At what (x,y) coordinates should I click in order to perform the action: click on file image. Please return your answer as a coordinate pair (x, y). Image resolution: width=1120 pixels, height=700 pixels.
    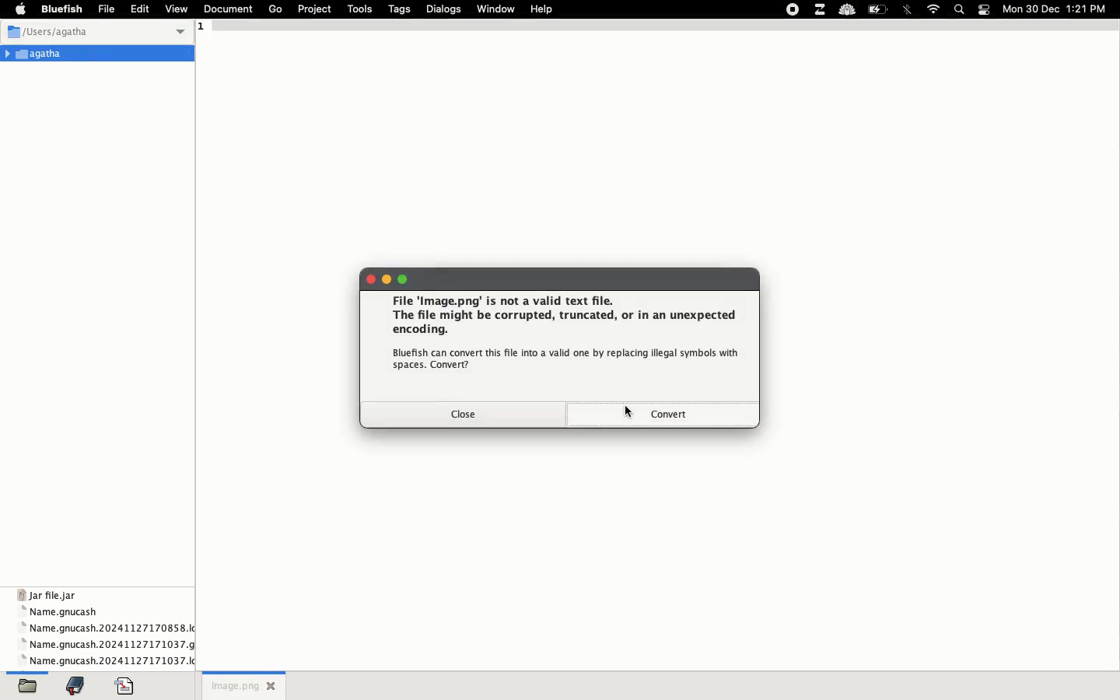
    Looking at the image, I should click on (564, 334).